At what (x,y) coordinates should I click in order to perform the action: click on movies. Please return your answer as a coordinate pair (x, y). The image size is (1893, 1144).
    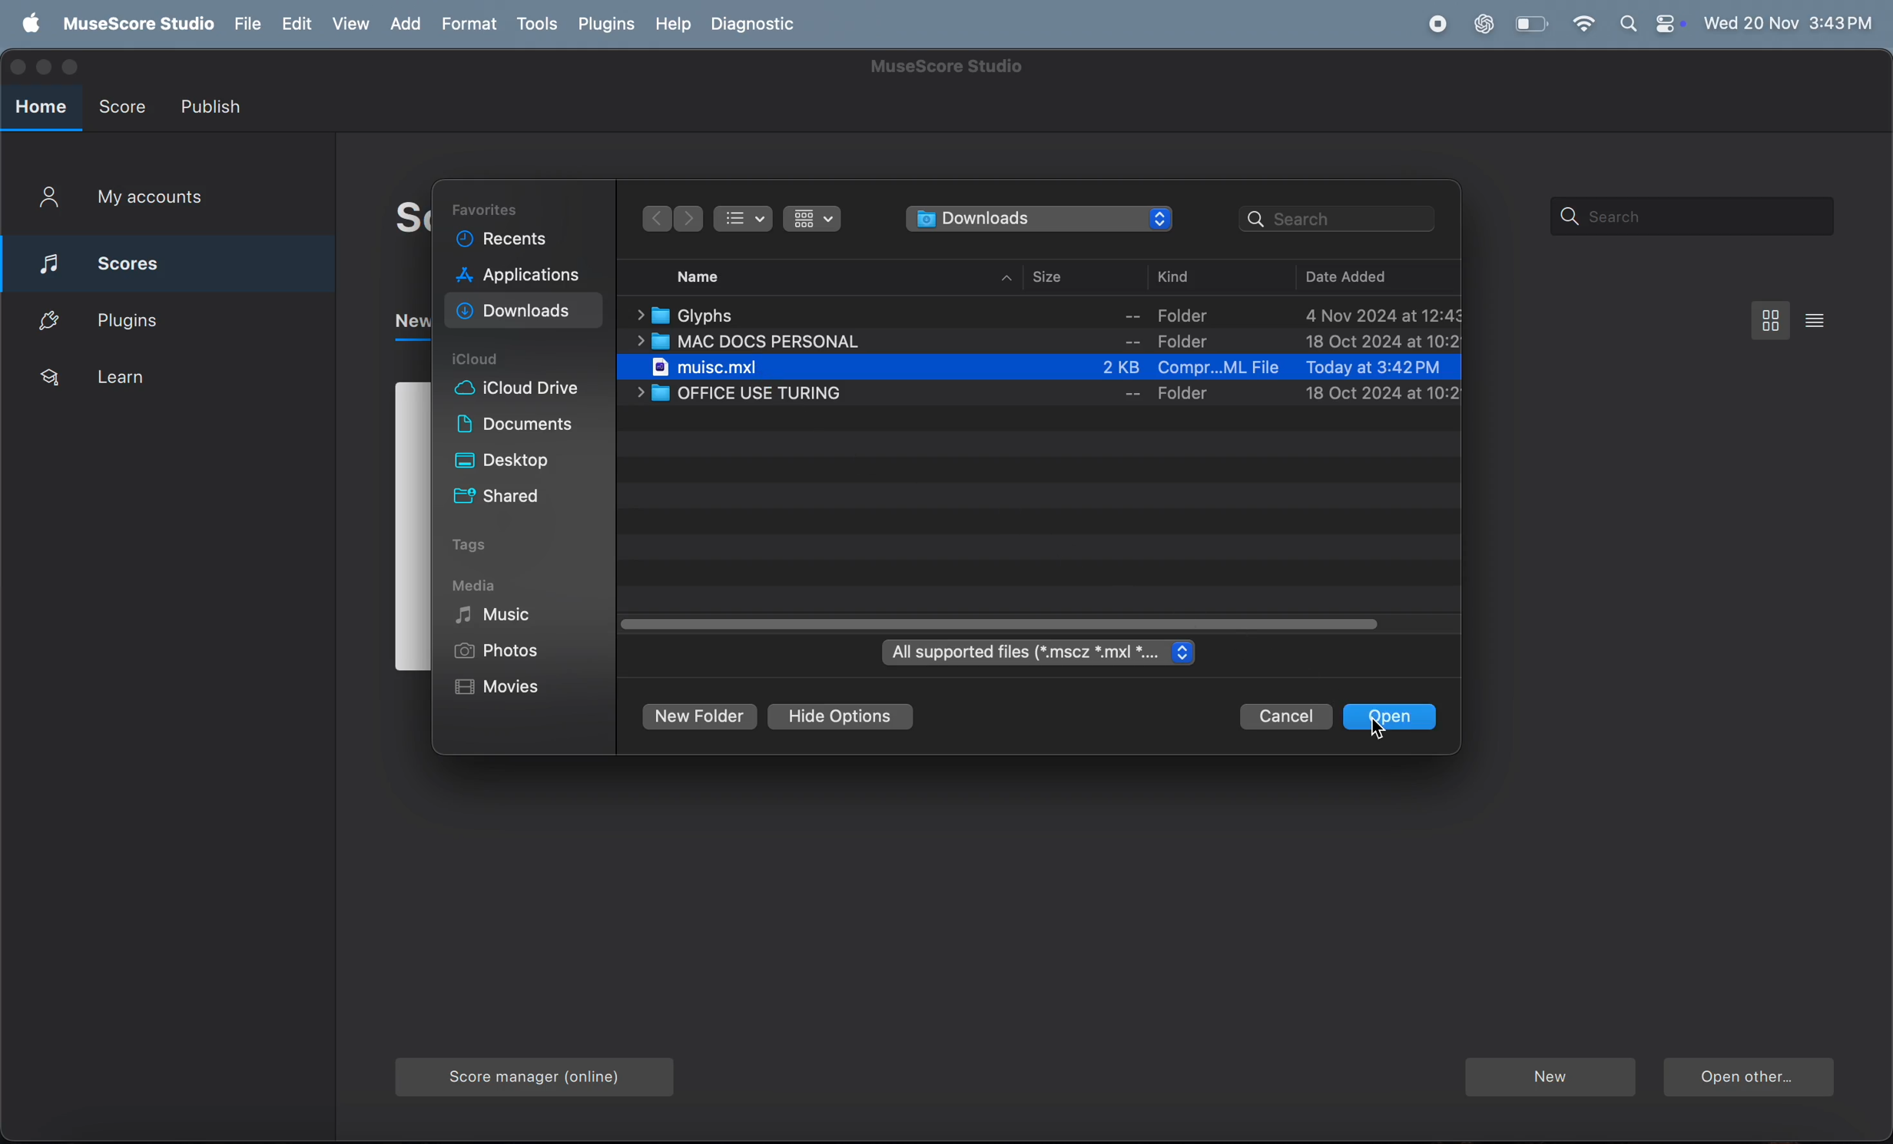
    Looking at the image, I should click on (514, 688).